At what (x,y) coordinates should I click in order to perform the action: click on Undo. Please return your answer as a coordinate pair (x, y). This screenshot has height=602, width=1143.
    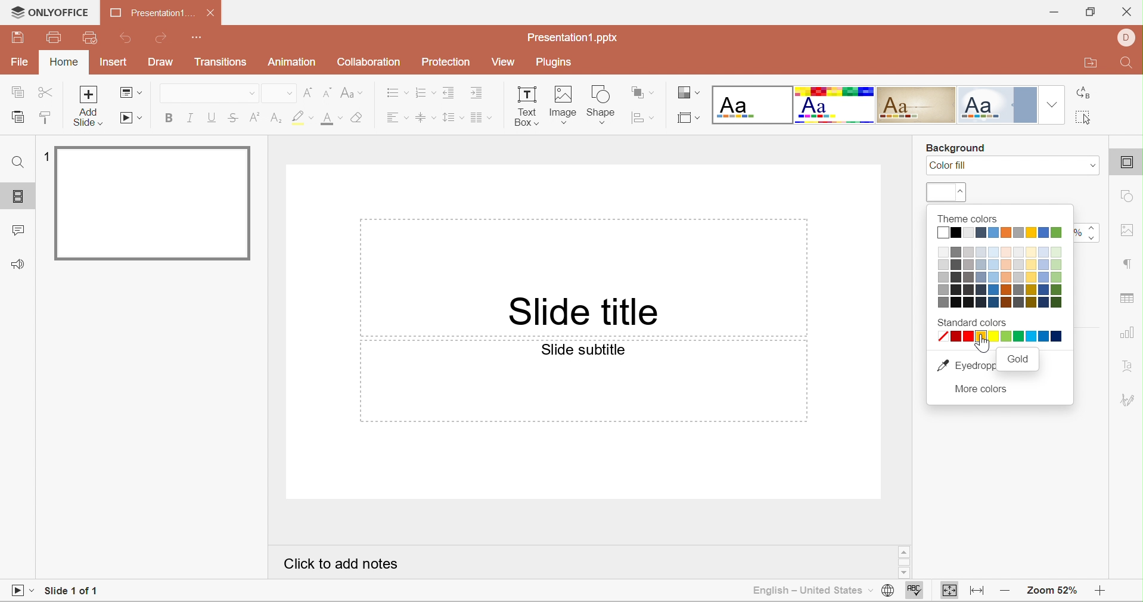
    Looking at the image, I should click on (128, 39).